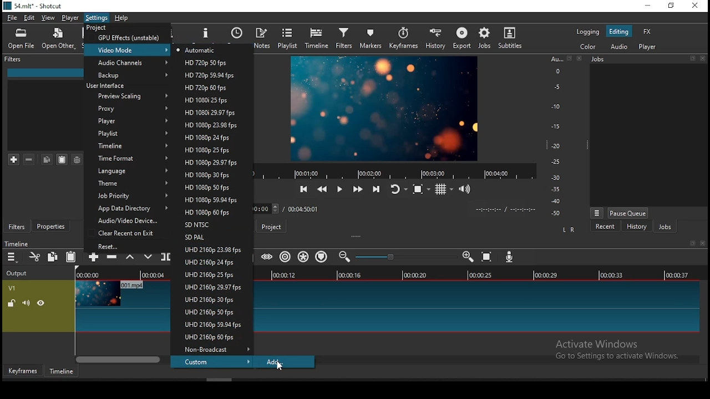  Describe the element at coordinates (210, 274) in the screenshot. I see `resolution option` at that location.